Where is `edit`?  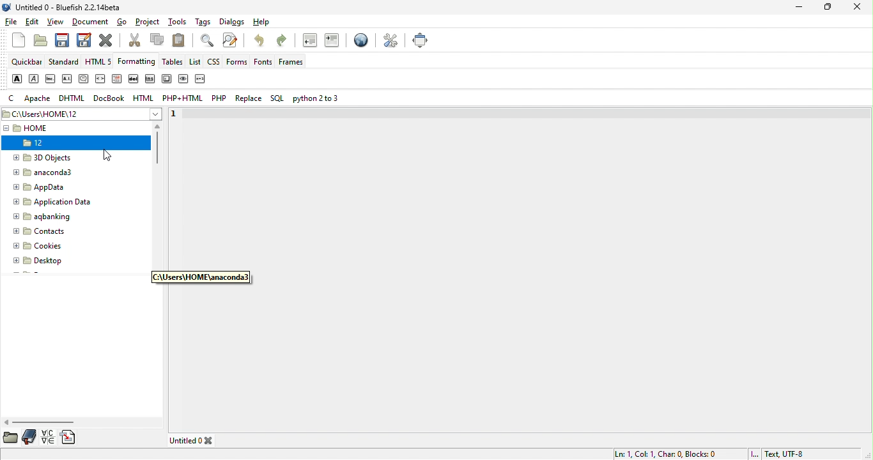
edit is located at coordinates (33, 22).